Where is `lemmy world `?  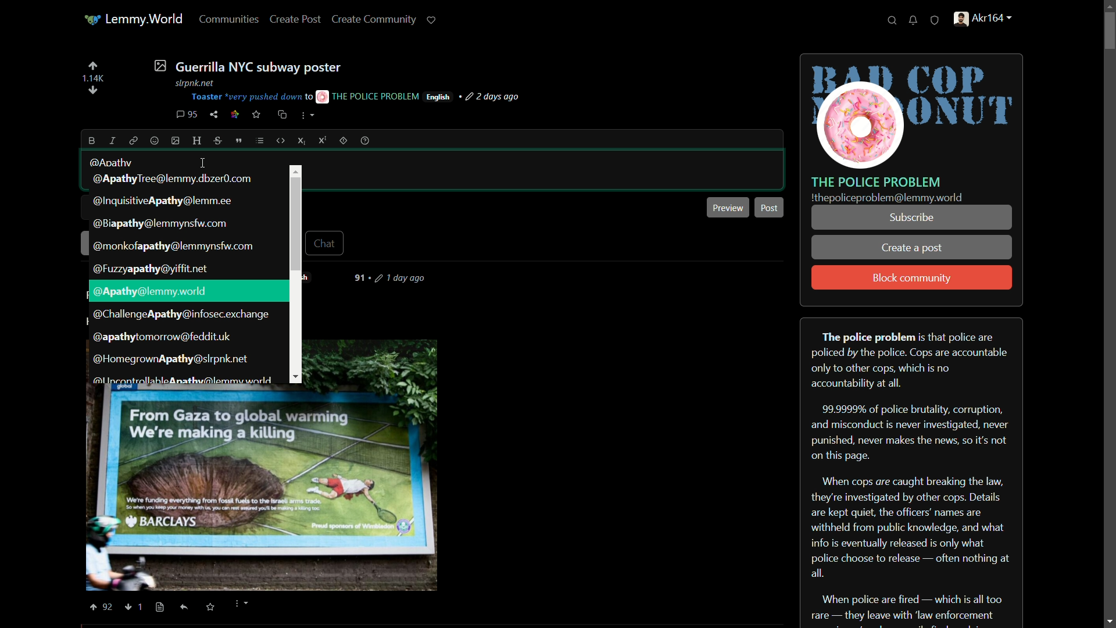 lemmy world  is located at coordinates (135, 20).